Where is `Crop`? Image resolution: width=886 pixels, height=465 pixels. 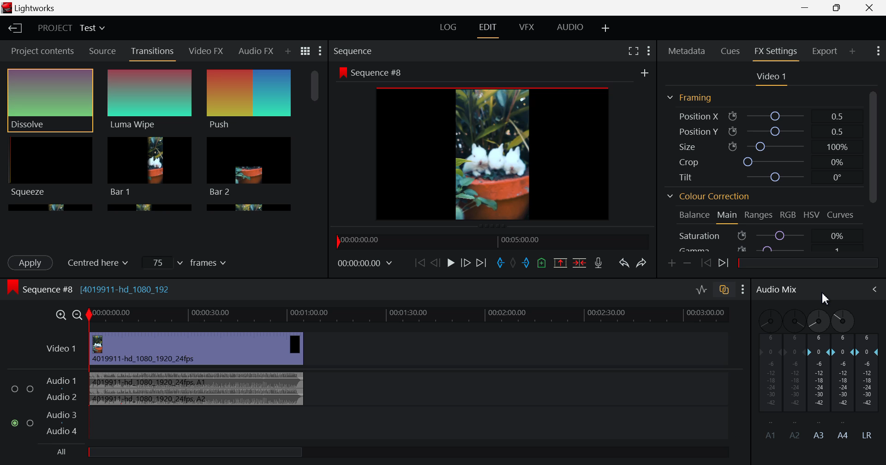 Crop is located at coordinates (763, 161).